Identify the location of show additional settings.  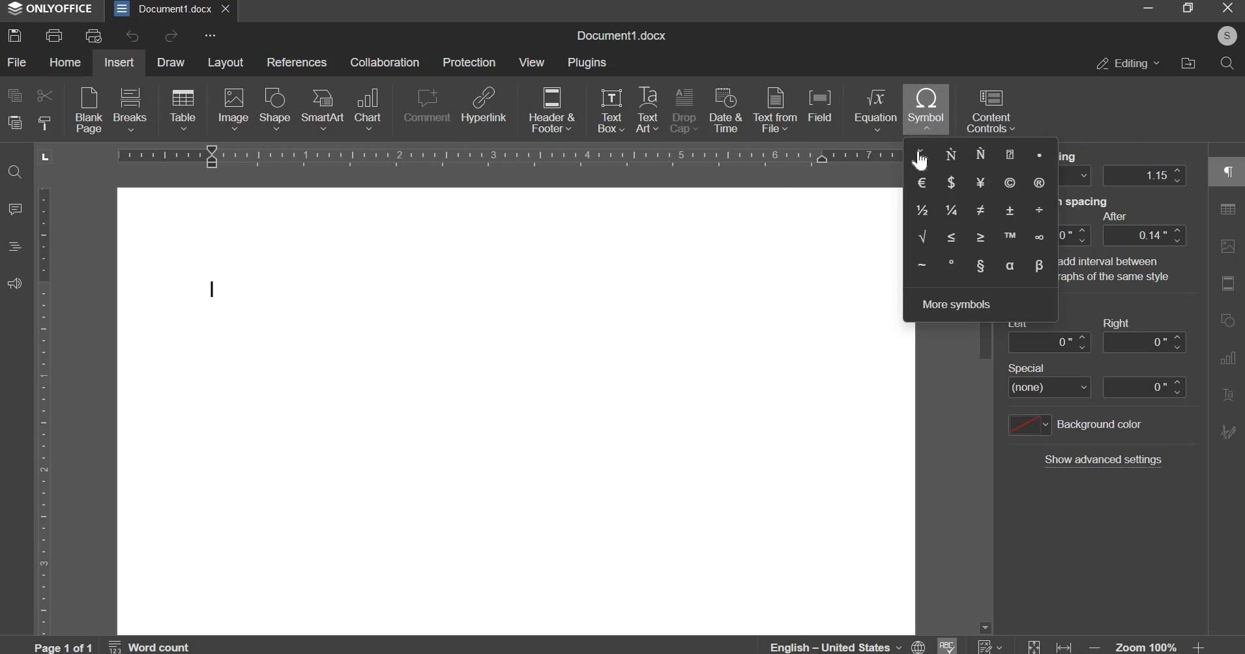
(1103, 460).